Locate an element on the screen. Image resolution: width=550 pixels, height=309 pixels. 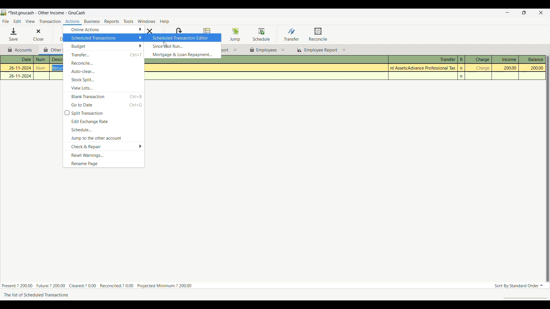
Business menu is located at coordinates (92, 22).